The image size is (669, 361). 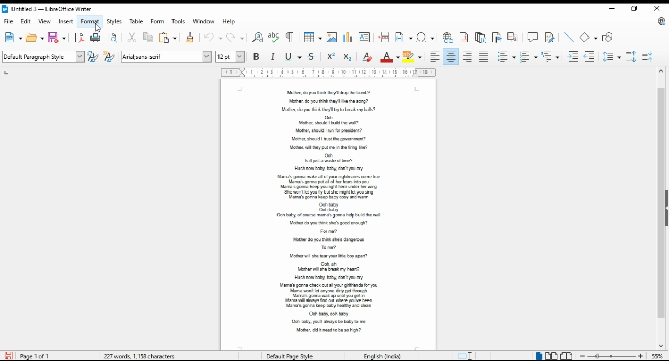 What do you see at coordinates (44, 56) in the screenshot?
I see `select paragraph style` at bounding box center [44, 56].